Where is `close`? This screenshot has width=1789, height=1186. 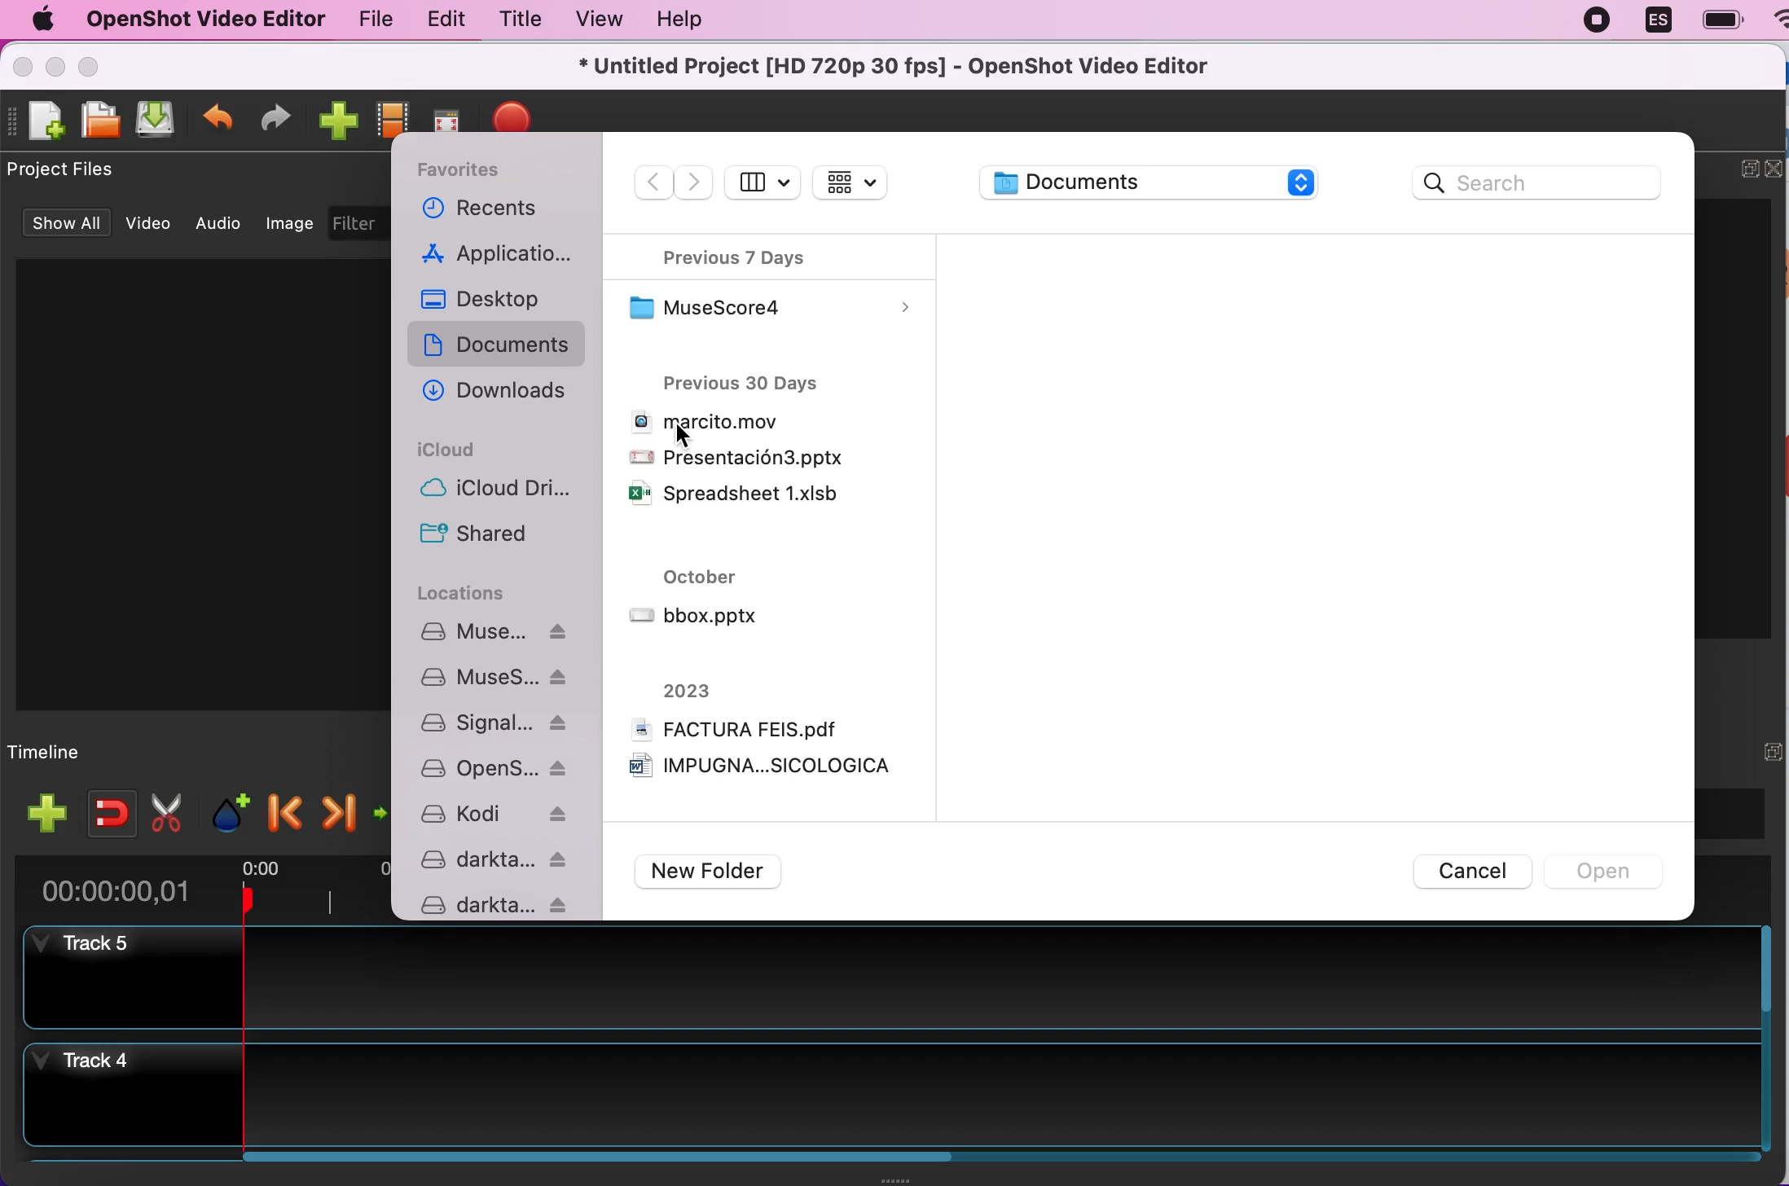 close is located at coordinates (1774, 167).